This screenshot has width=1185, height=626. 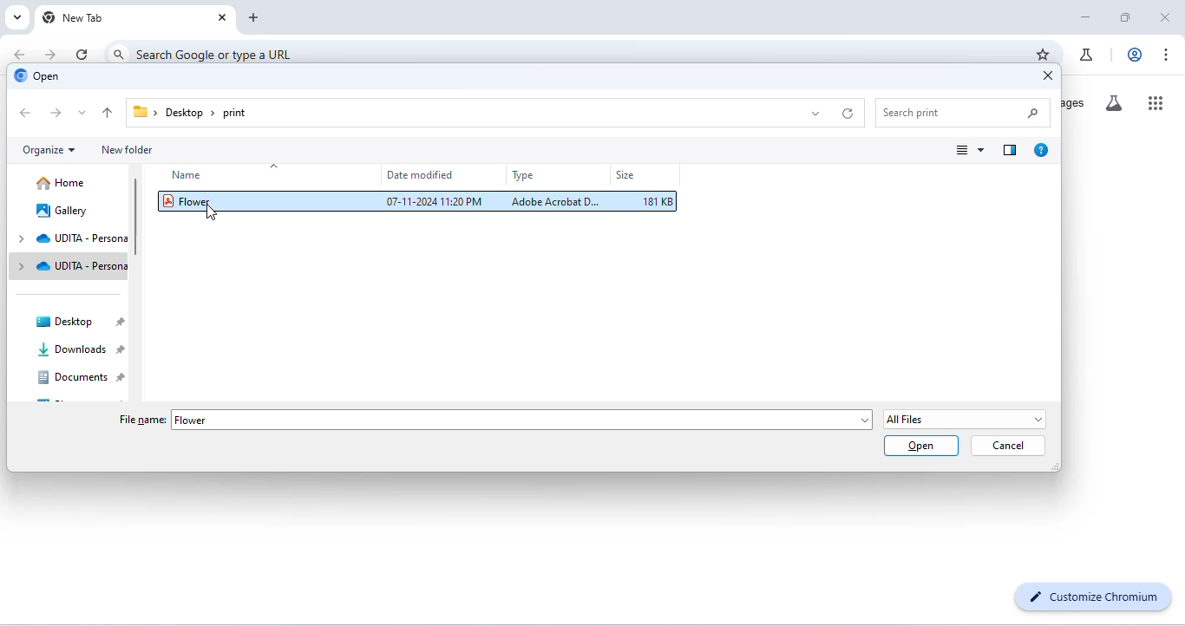 I want to click on open, so click(x=37, y=76).